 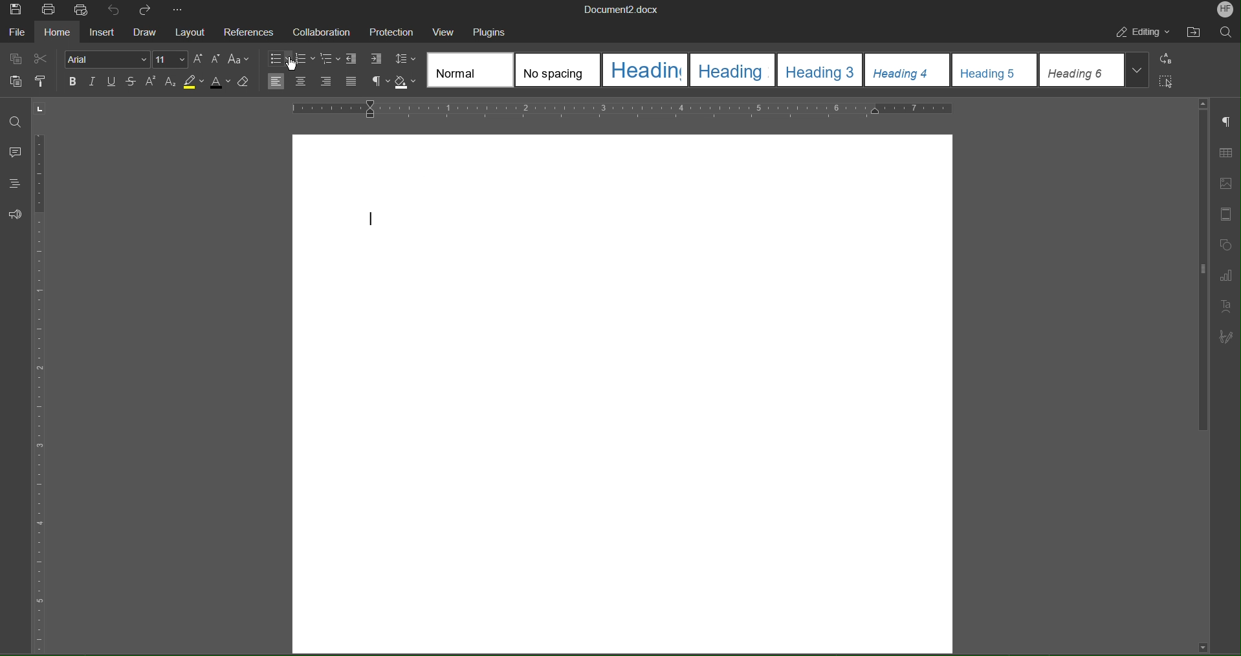 What do you see at coordinates (93, 82) in the screenshot?
I see `Italics` at bounding box center [93, 82].